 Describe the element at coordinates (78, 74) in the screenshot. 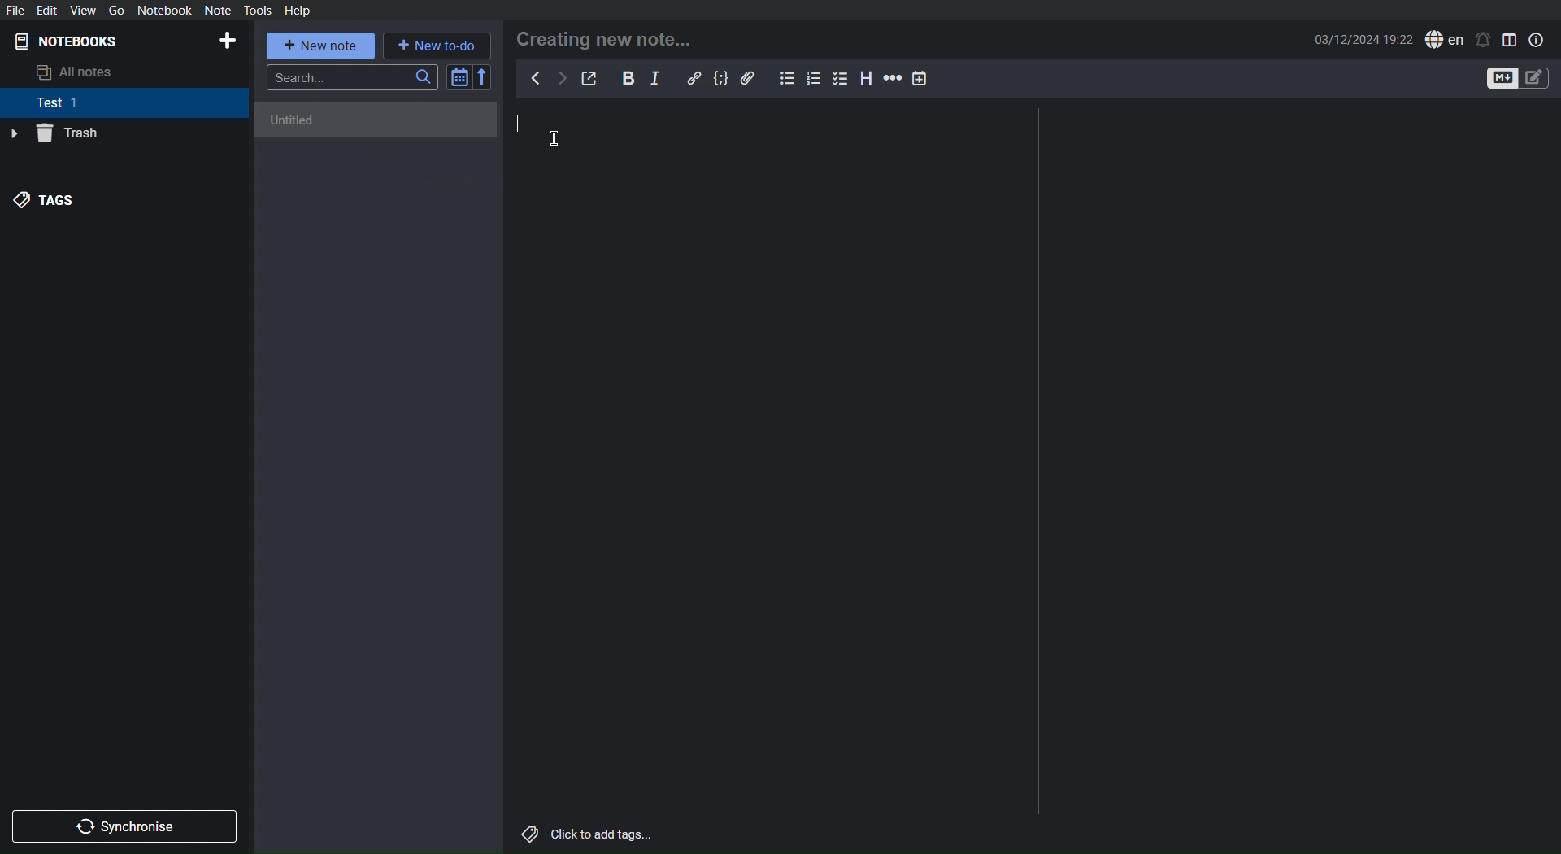

I see `All notes` at that location.